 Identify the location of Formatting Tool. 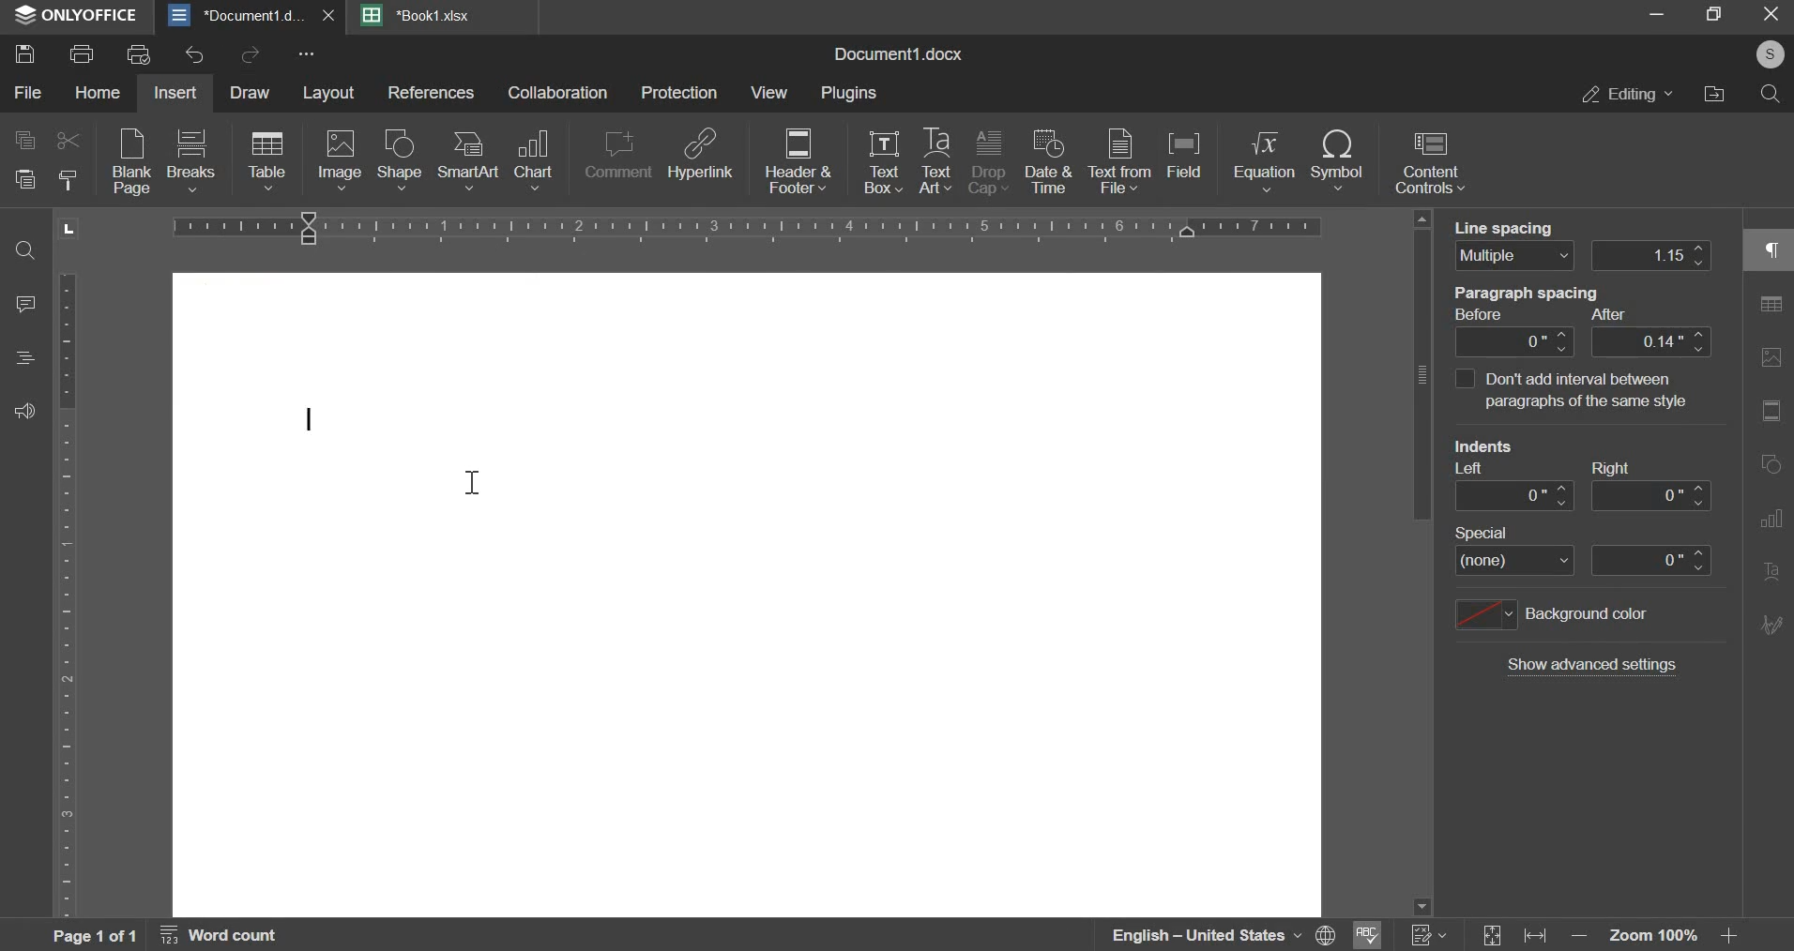
(1771, 570).